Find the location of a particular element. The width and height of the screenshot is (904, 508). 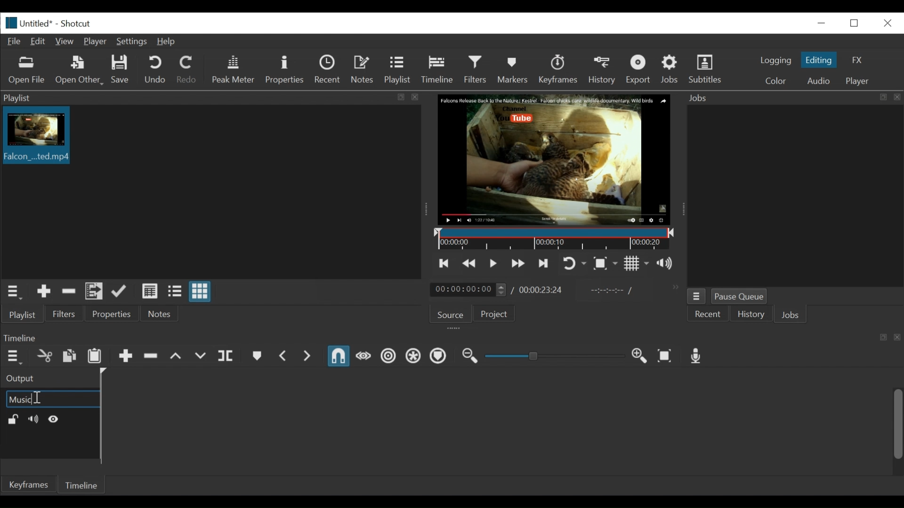

Snap is located at coordinates (339, 357).